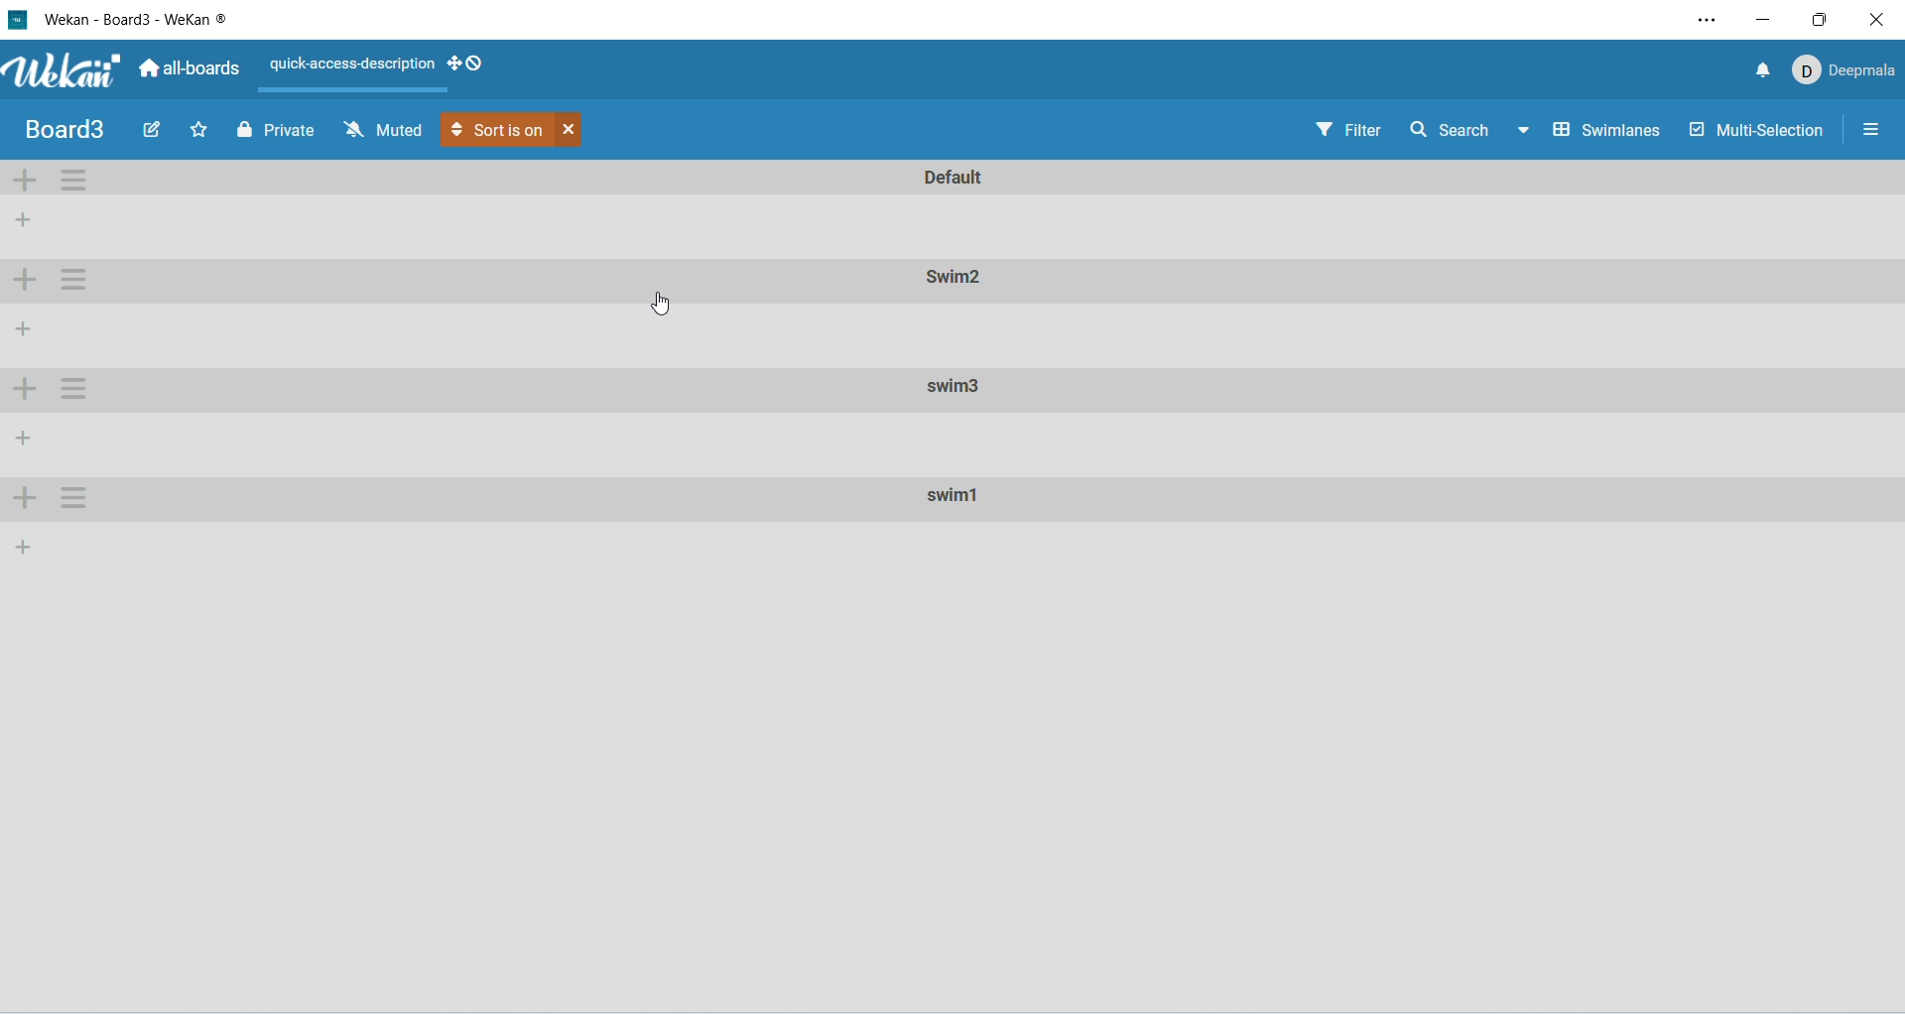 The height and width of the screenshot is (1014, 1905). Describe the element at coordinates (959, 500) in the screenshot. I see `swim1` at that location.